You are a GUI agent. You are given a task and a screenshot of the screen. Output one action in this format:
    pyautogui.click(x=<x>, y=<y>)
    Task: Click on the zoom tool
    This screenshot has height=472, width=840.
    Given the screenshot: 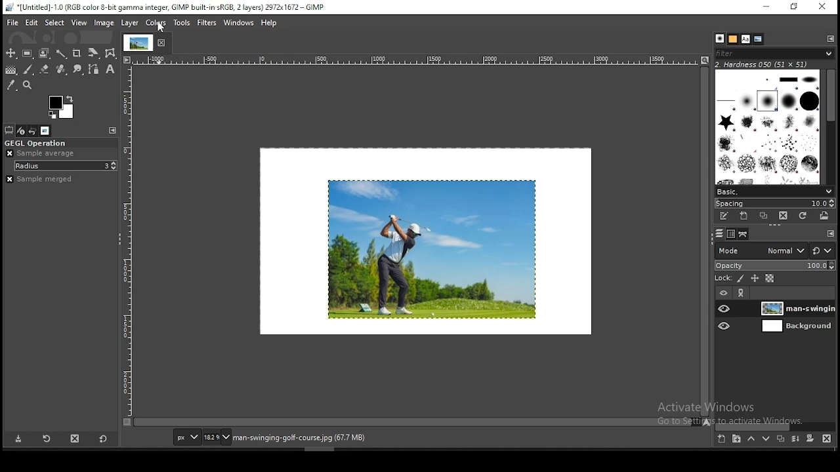 What is the action you would take?
    pyautogui.click(x=28, y=86)
    